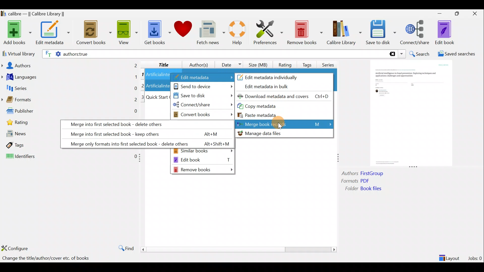 Image resolution: width=484 pixels, height=272 pixels. What do you see at coordinates (420, 54) in the screenshot?
I see `Search` at bounding box center [420, 54].